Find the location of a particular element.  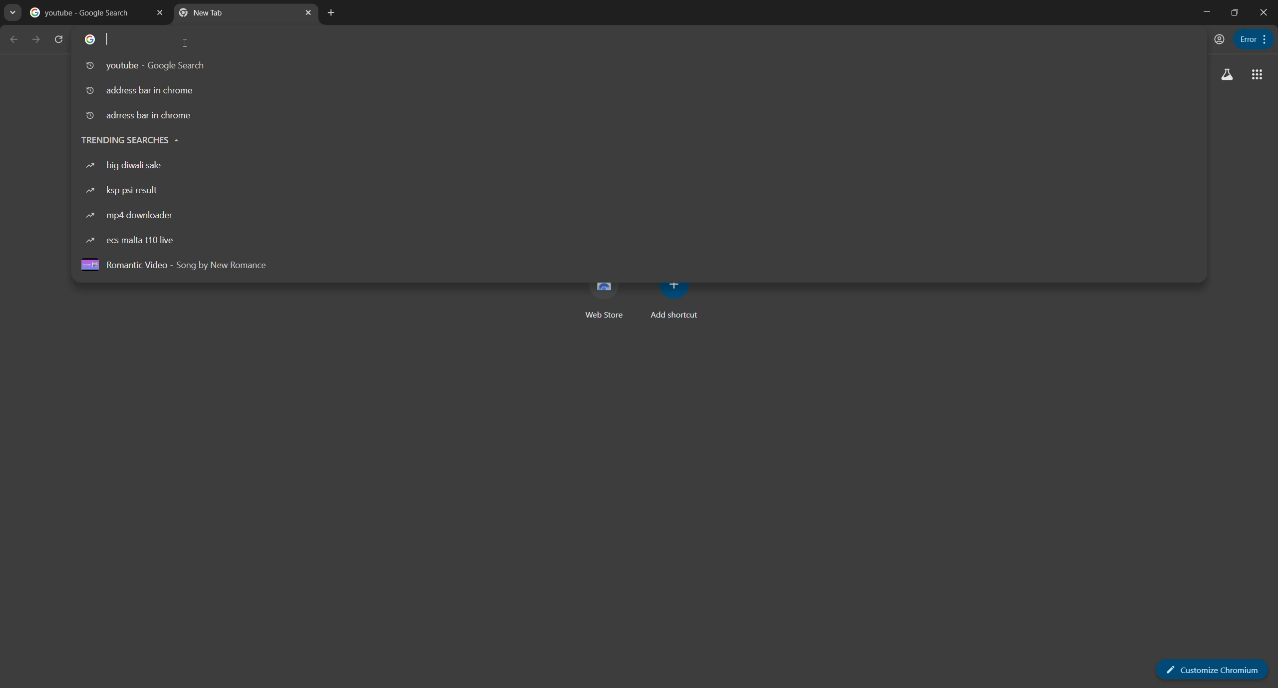

romantic video song by new romance is located at coordinates (175, 266).